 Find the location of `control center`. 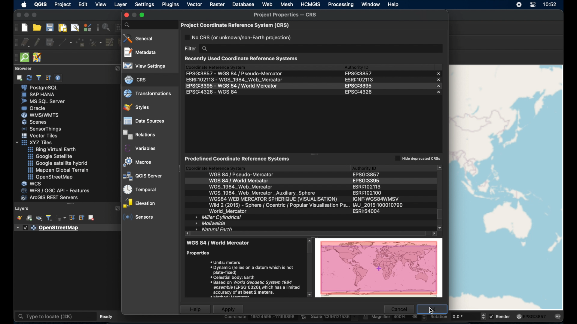

control center is located at coordinates (533, 5).